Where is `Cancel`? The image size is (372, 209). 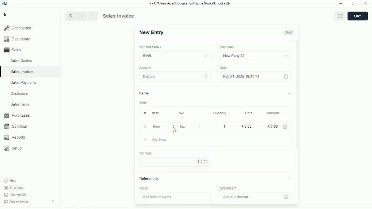 Cancel is located at coordinates (145, 127).